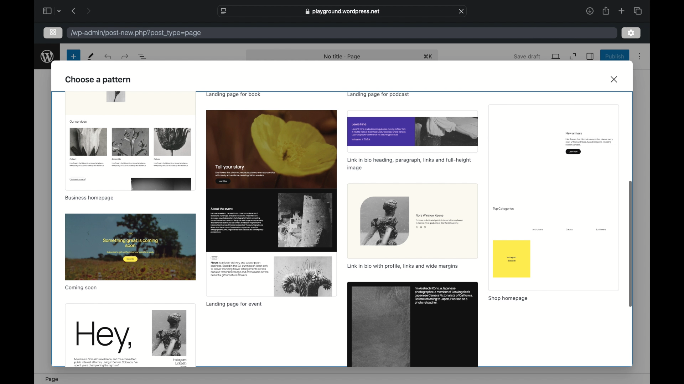  I want to click on landing page for event, so click(234, 304).